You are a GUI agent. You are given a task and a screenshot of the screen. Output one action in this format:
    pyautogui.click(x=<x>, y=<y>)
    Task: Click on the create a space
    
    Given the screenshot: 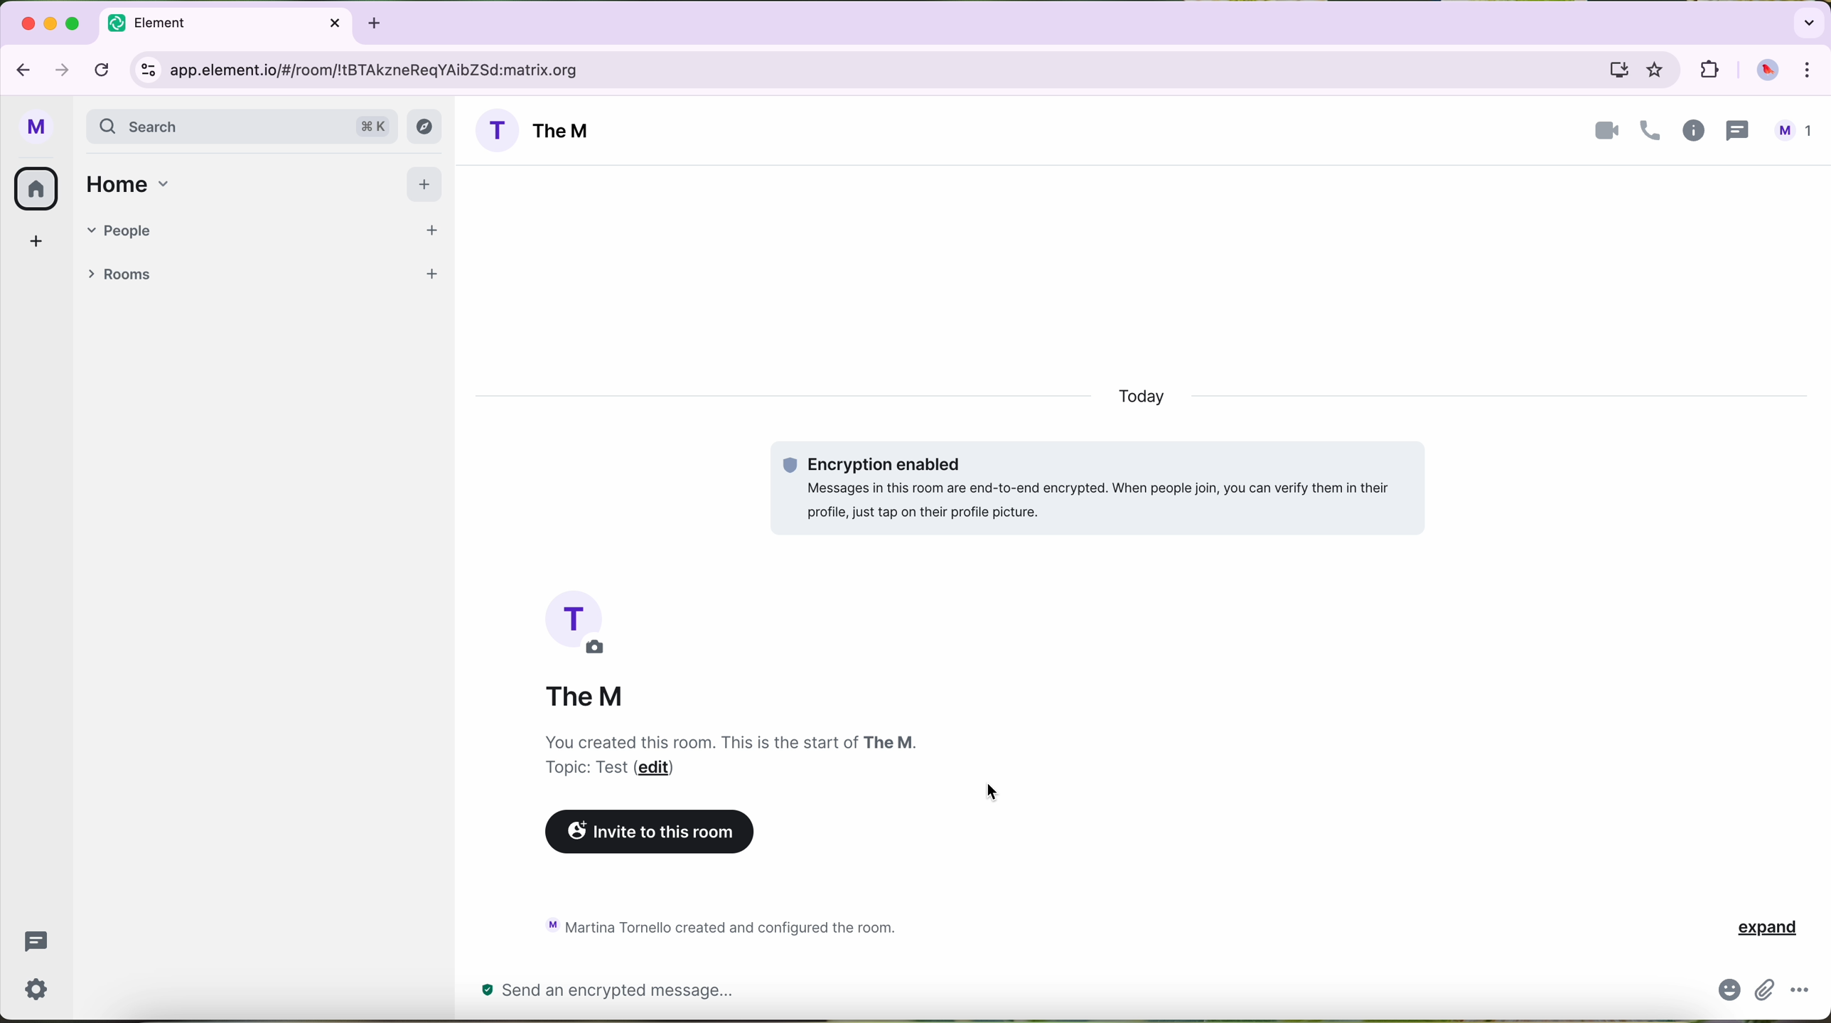 What is the action you would take?
    pyautogui.click(x=38, y=239)
    